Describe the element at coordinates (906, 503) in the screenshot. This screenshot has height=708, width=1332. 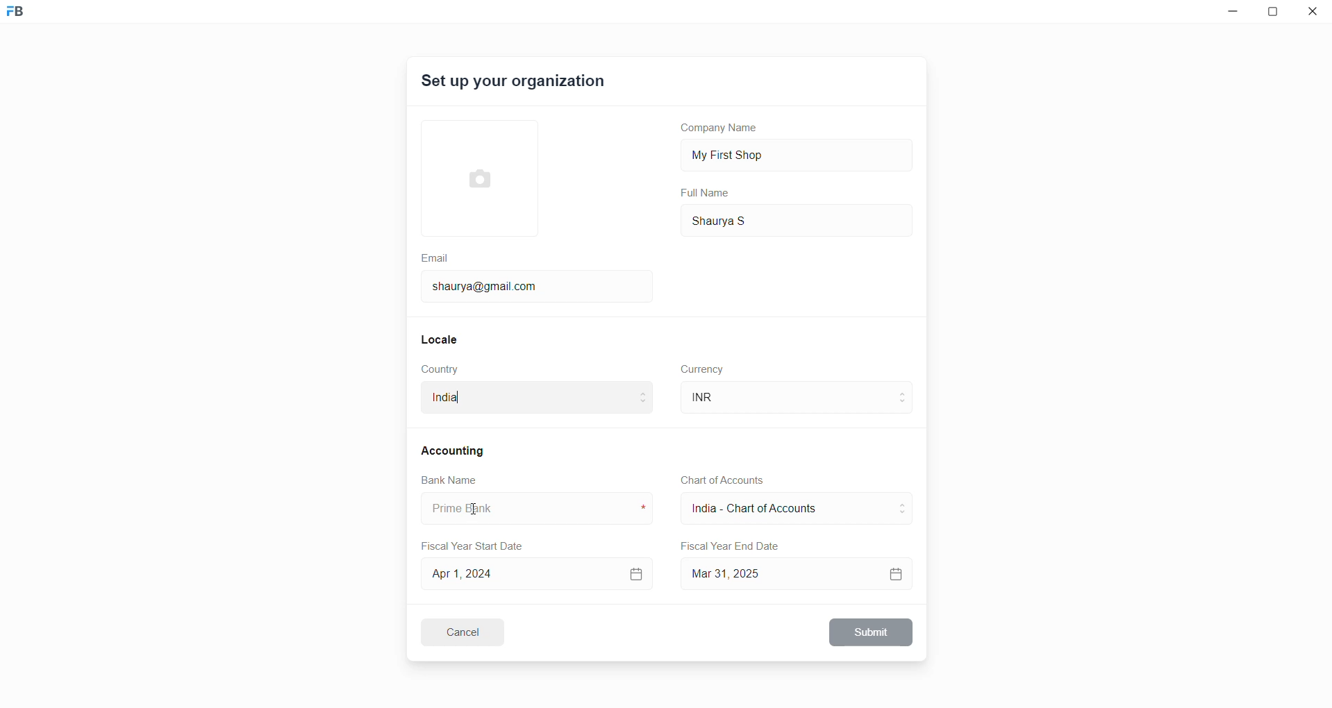
I see `move to above CoA` at that location.